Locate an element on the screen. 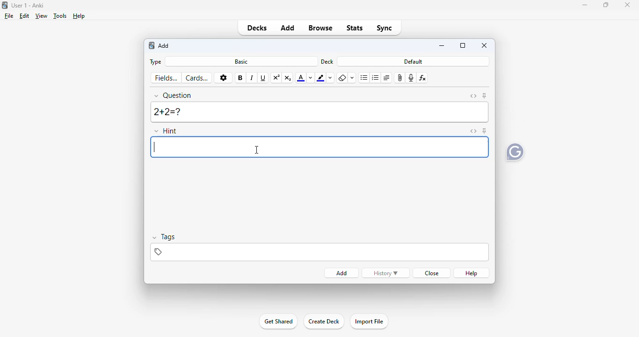 This screenshot has height=337, width=639. toggle sticky is located at coordinates (485, 131).